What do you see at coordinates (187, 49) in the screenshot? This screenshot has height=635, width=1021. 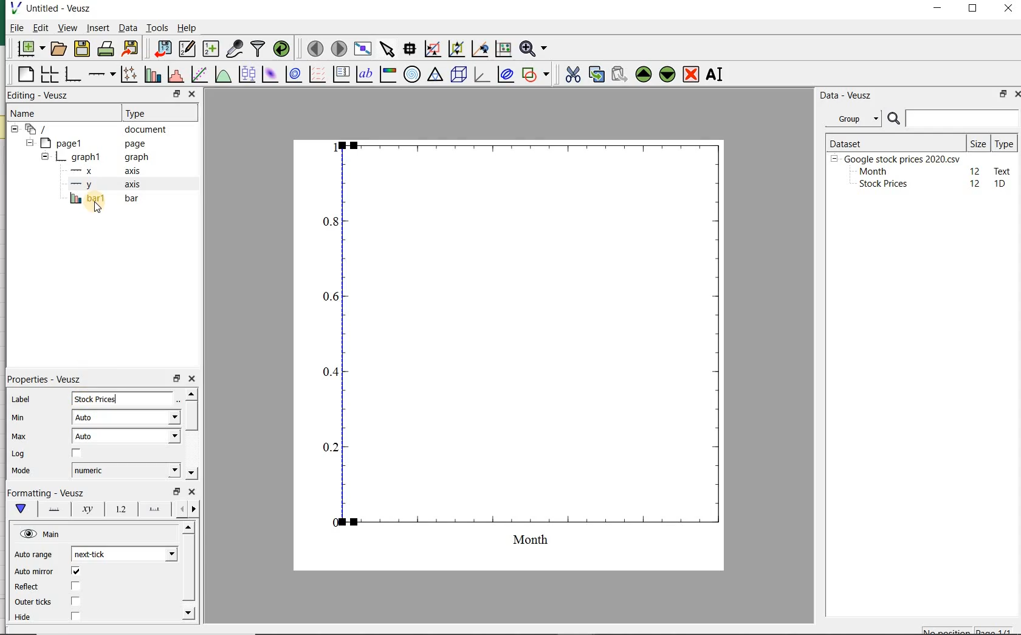 I see `edit and enter new datasets` at bounding box center [187, 49].